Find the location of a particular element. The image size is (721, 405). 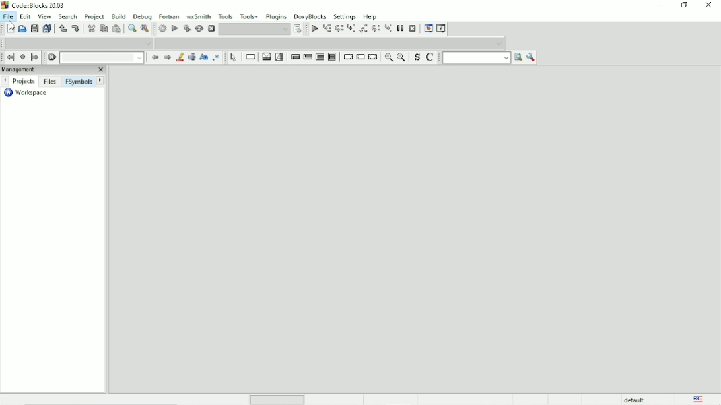

Drop down is located at coordinates (79, 42).